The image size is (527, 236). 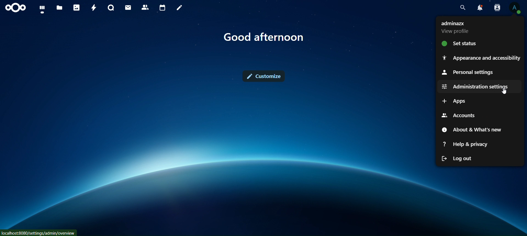 I want to click on talk, so click(x=111, y=8).